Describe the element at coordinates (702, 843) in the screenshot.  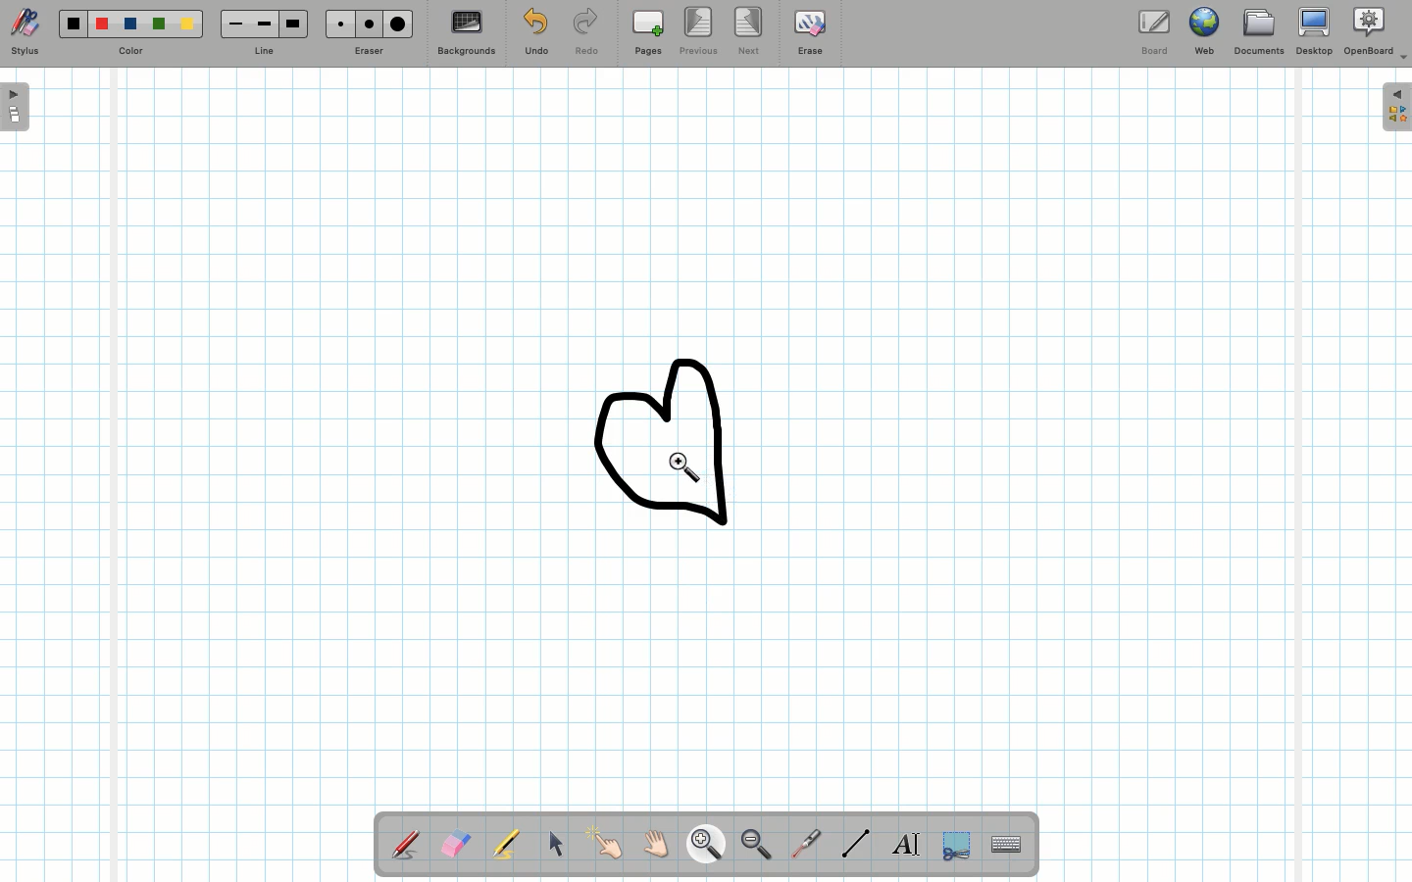
I see `Zoom in` at that location.